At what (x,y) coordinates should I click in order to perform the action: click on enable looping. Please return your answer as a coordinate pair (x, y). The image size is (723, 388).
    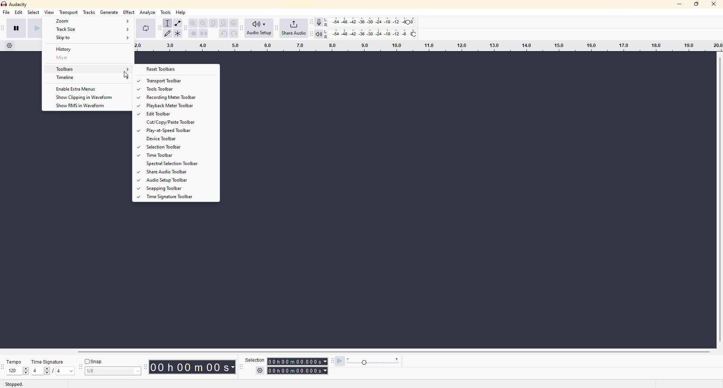
    Looking at the image, I should click on (145, 28).